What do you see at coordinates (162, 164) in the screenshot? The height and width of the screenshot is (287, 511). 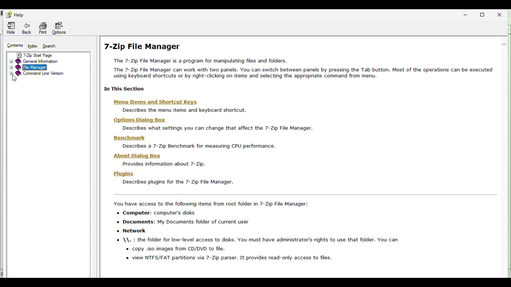 I see `Provides information about 7- Zip.` at bounding box center [162, 164].